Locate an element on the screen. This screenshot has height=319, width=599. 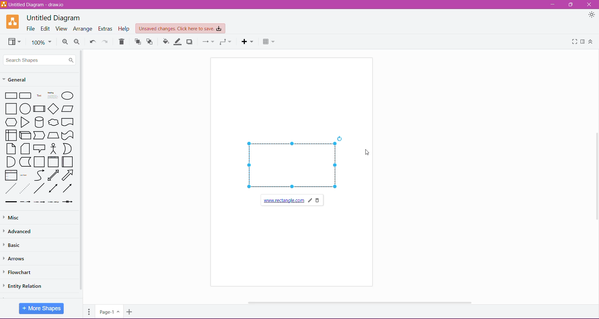
Search Shapes is located at coordinates (40, 60).